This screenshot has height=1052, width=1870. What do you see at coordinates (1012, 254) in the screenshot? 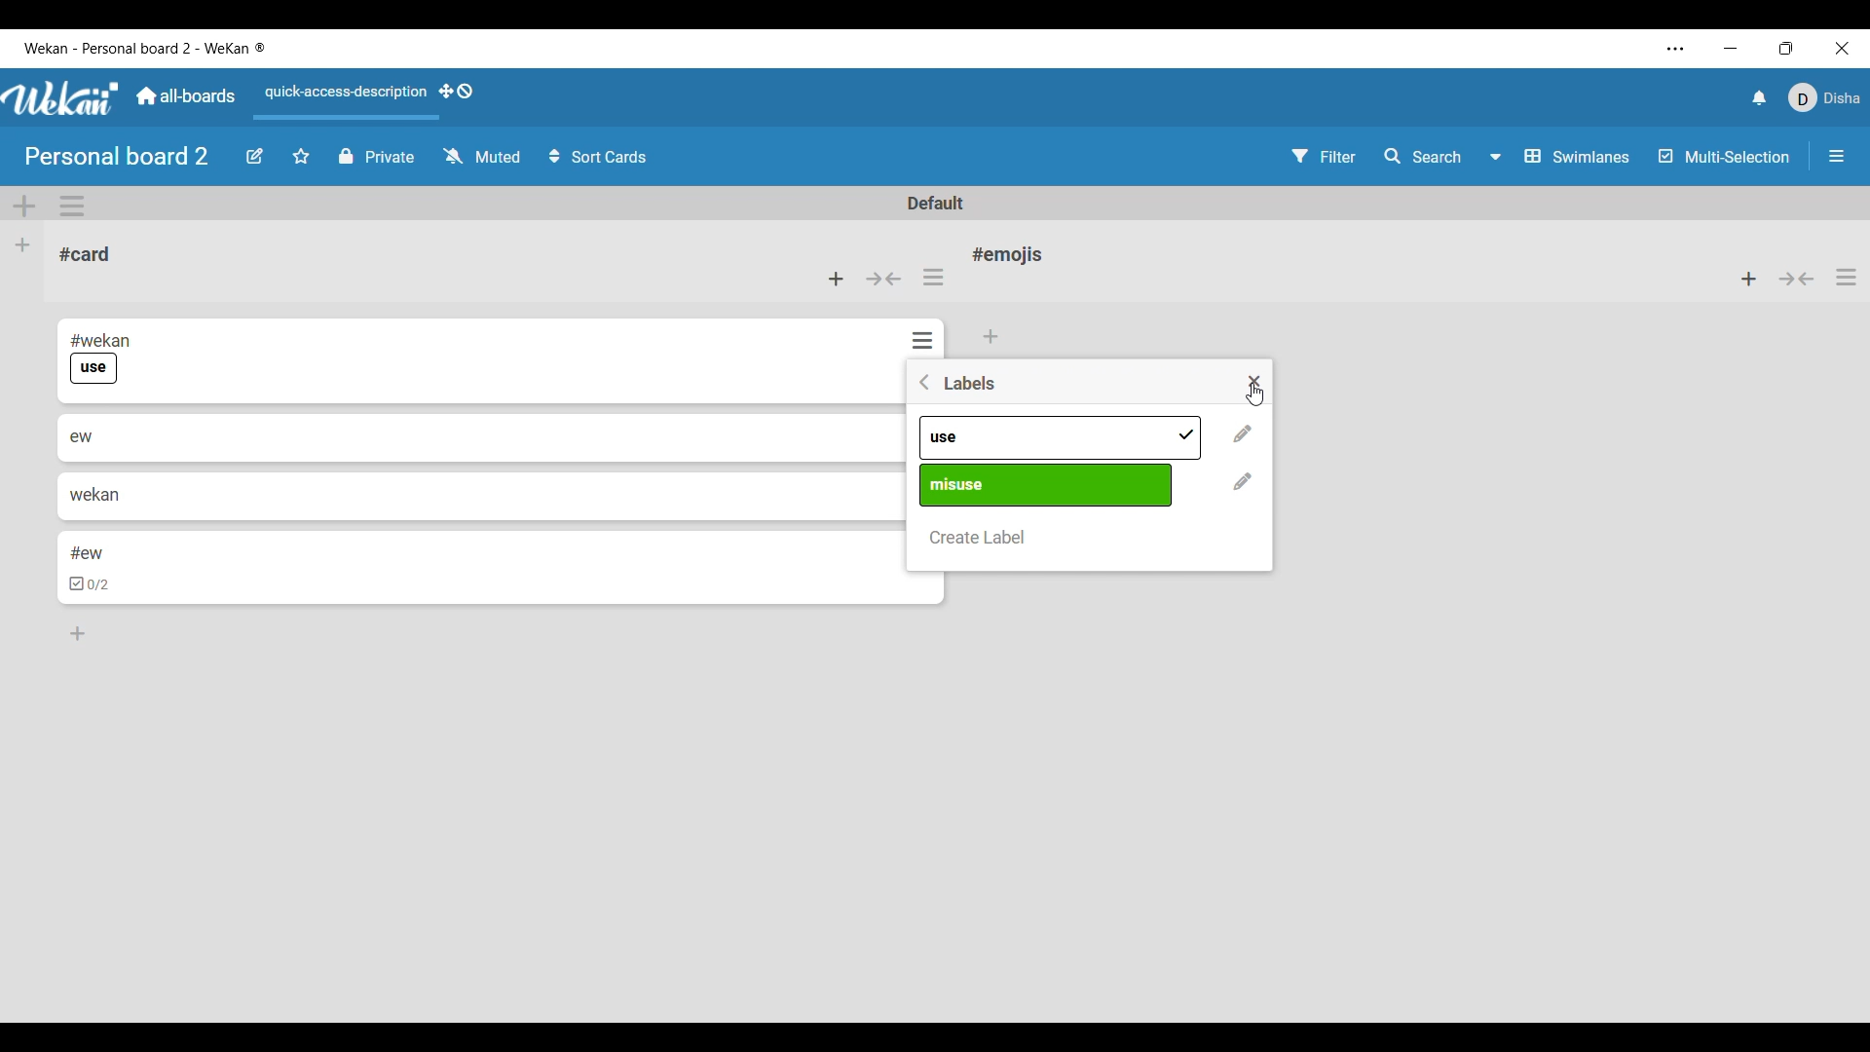
I see `Card name` at bounding box center [1012, 254].